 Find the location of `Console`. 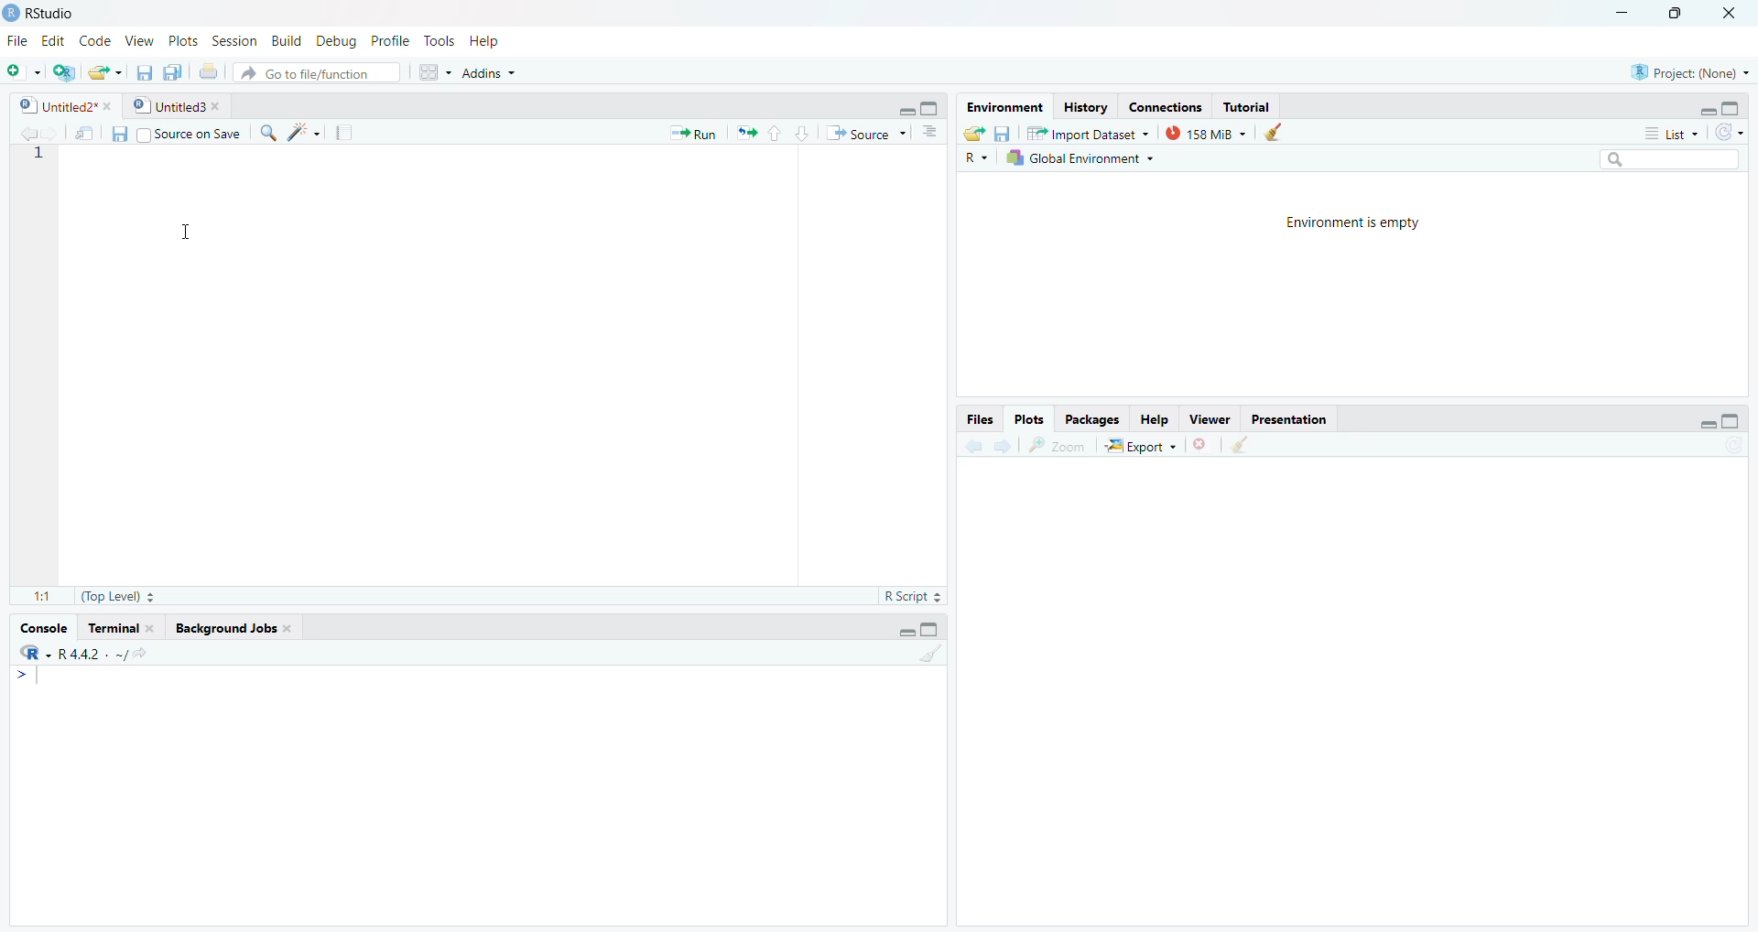

Console is located at coordinates (483, 795).